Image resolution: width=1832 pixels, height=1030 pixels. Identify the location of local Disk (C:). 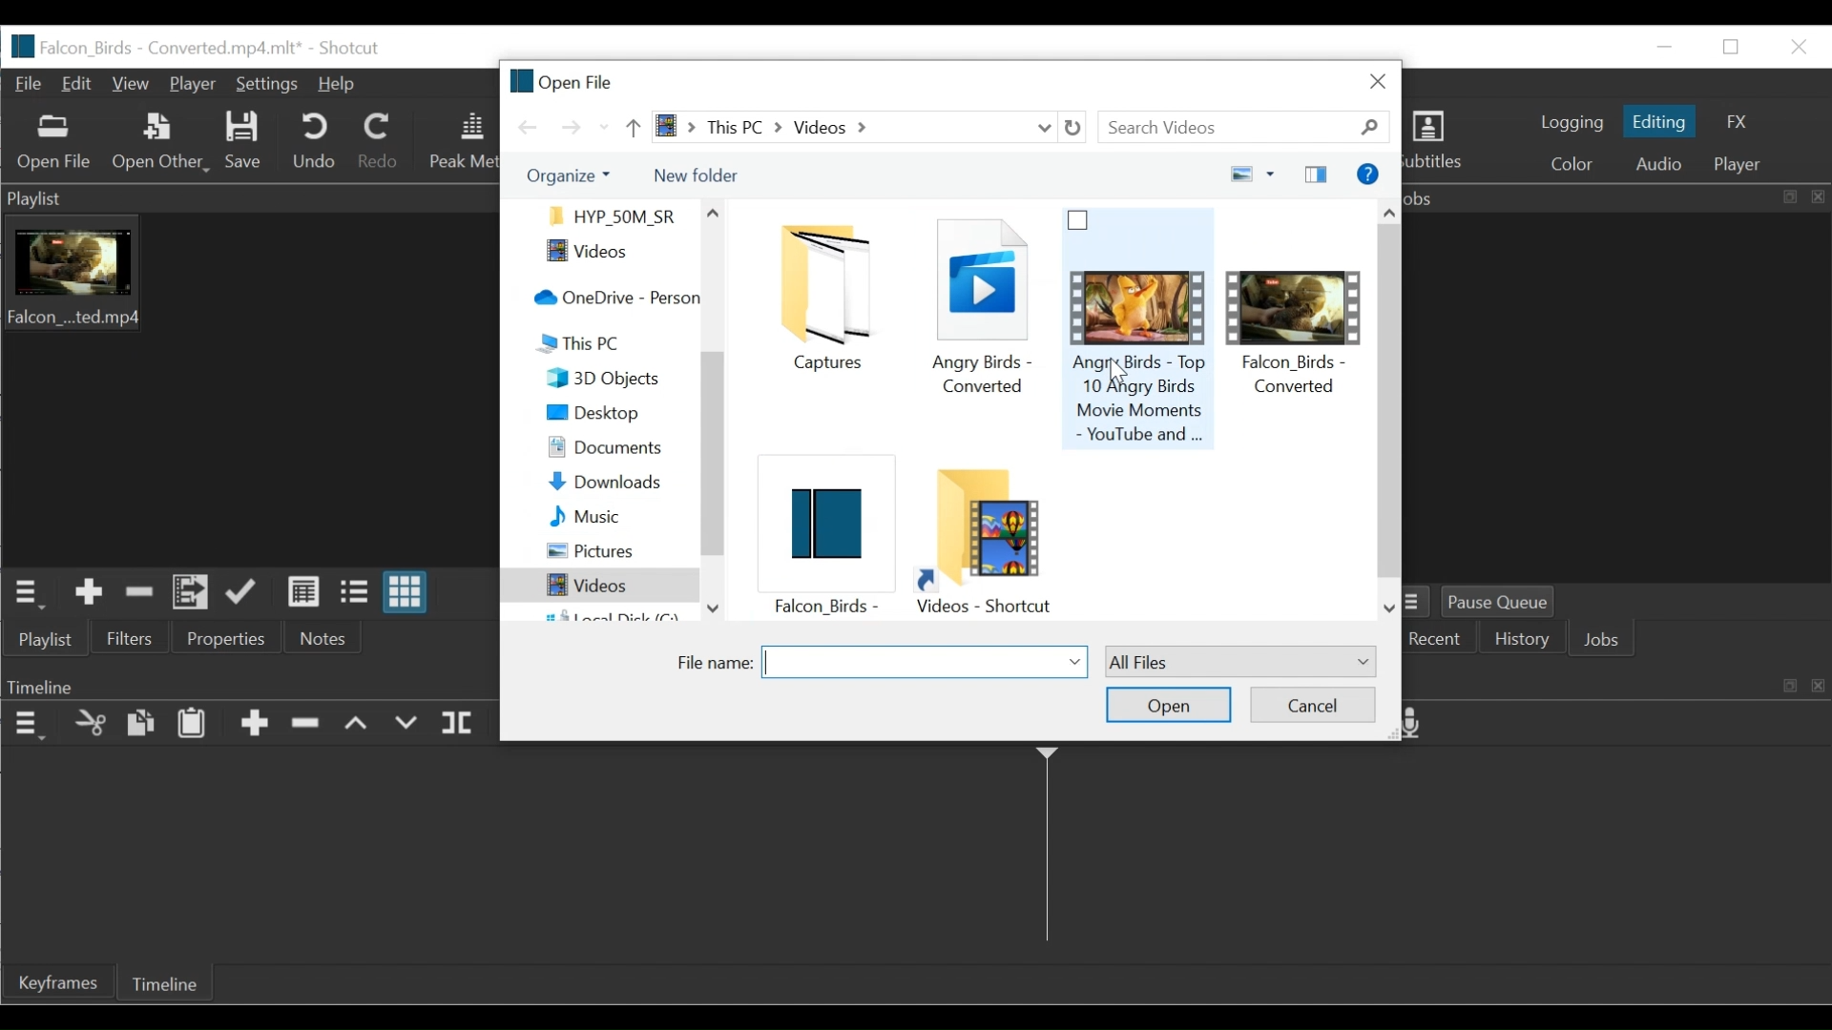
(611, 614).